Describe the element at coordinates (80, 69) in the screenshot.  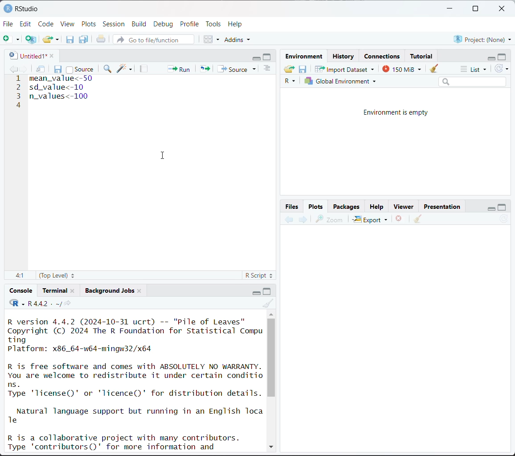
I see `source` at that location.